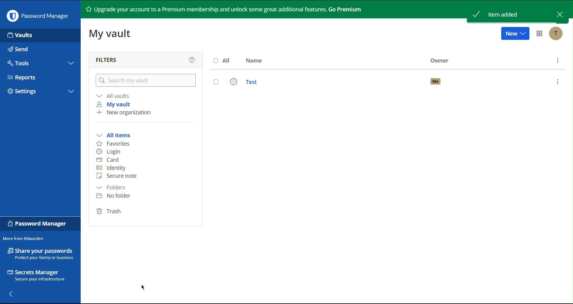 Image resolution: width=573 pixels, height=304 pixels. What do you see at coordinates (114, 96) in the screenshot?
I see `All vaults` at bounding box center [114, 96].